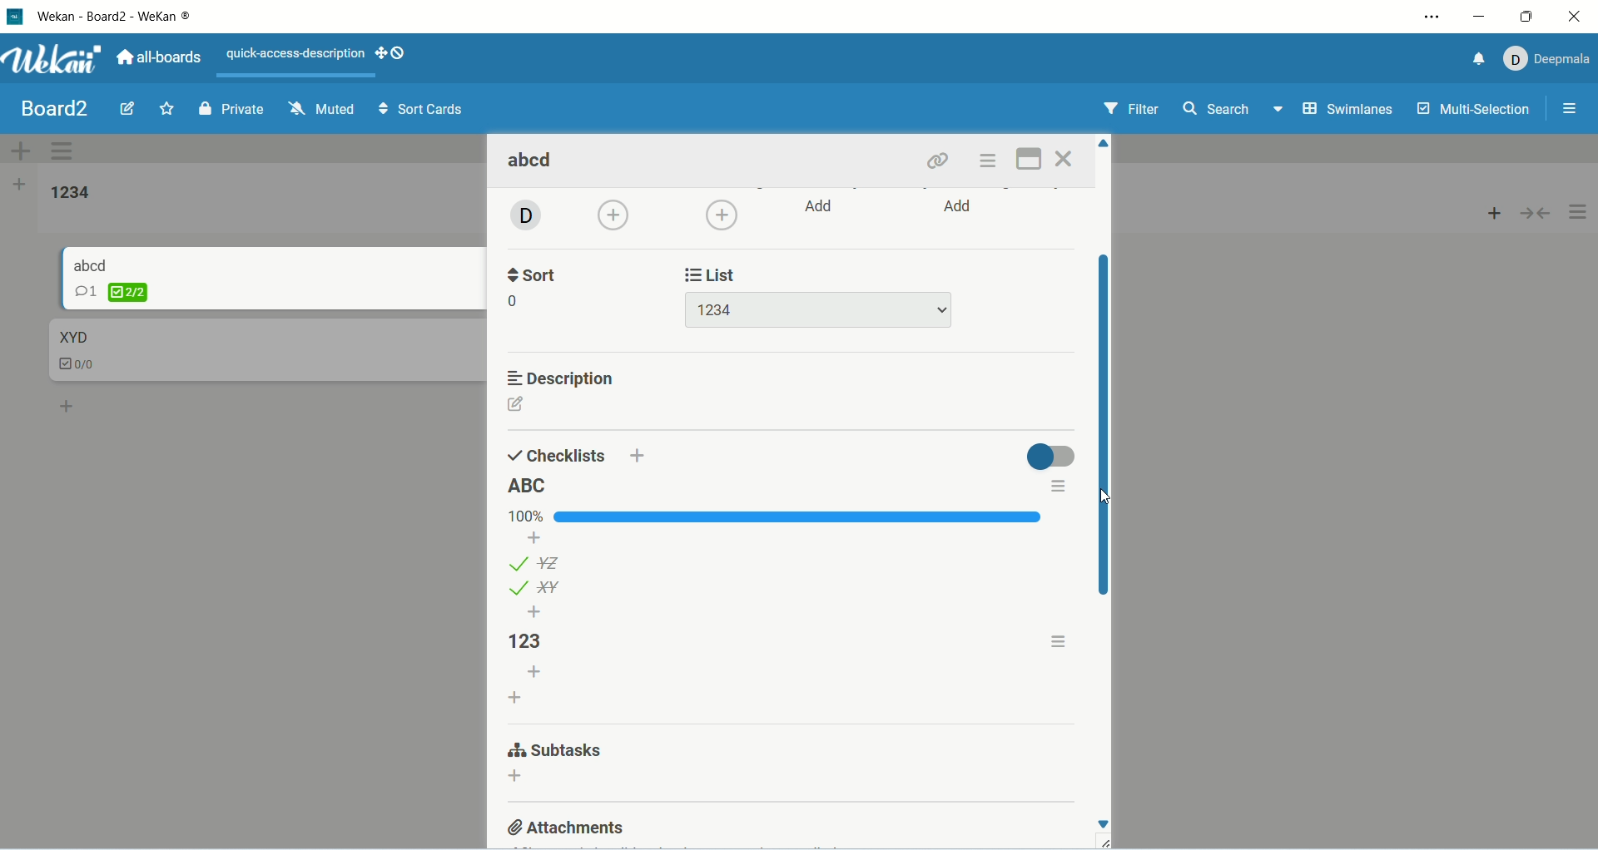 The width and height of the screenshot is (1598, 850). Describe the element at coordinates (1490, 216) in the screenshot. I see `add` at that location.